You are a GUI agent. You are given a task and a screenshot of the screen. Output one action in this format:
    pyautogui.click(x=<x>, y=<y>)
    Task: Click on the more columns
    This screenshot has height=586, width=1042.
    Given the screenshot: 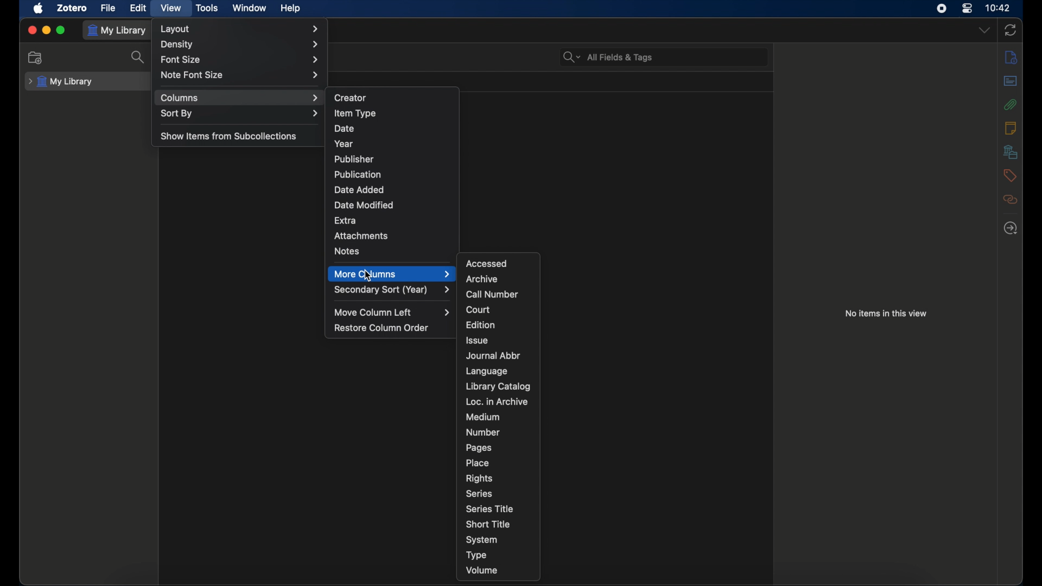 What is the action you would take?
    pyautogui.click(x=392, y=274)
    